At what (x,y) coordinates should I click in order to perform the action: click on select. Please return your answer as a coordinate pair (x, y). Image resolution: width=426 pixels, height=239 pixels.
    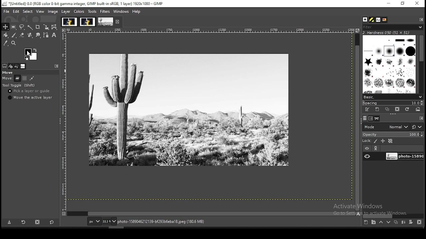
    Looking at the image, I should click on (28, 12).